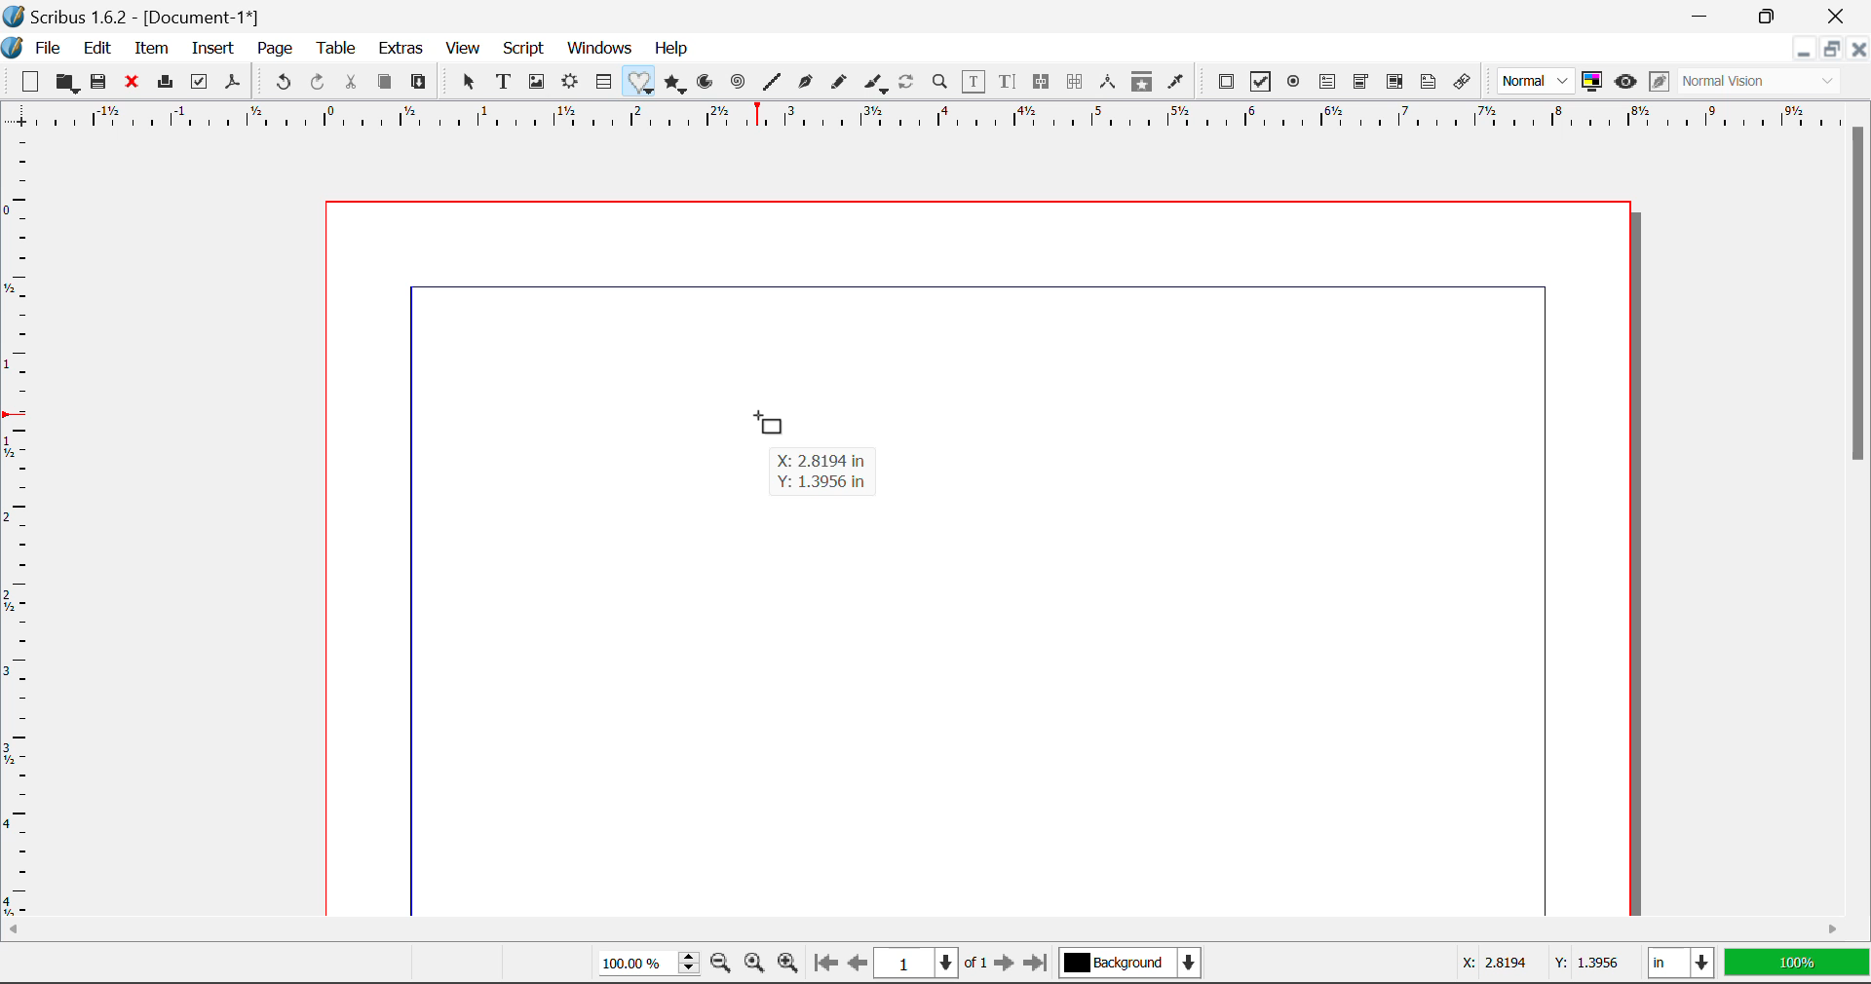 This screenshot has width=1871, height=984. I want to click on Help, so click(671, 49).